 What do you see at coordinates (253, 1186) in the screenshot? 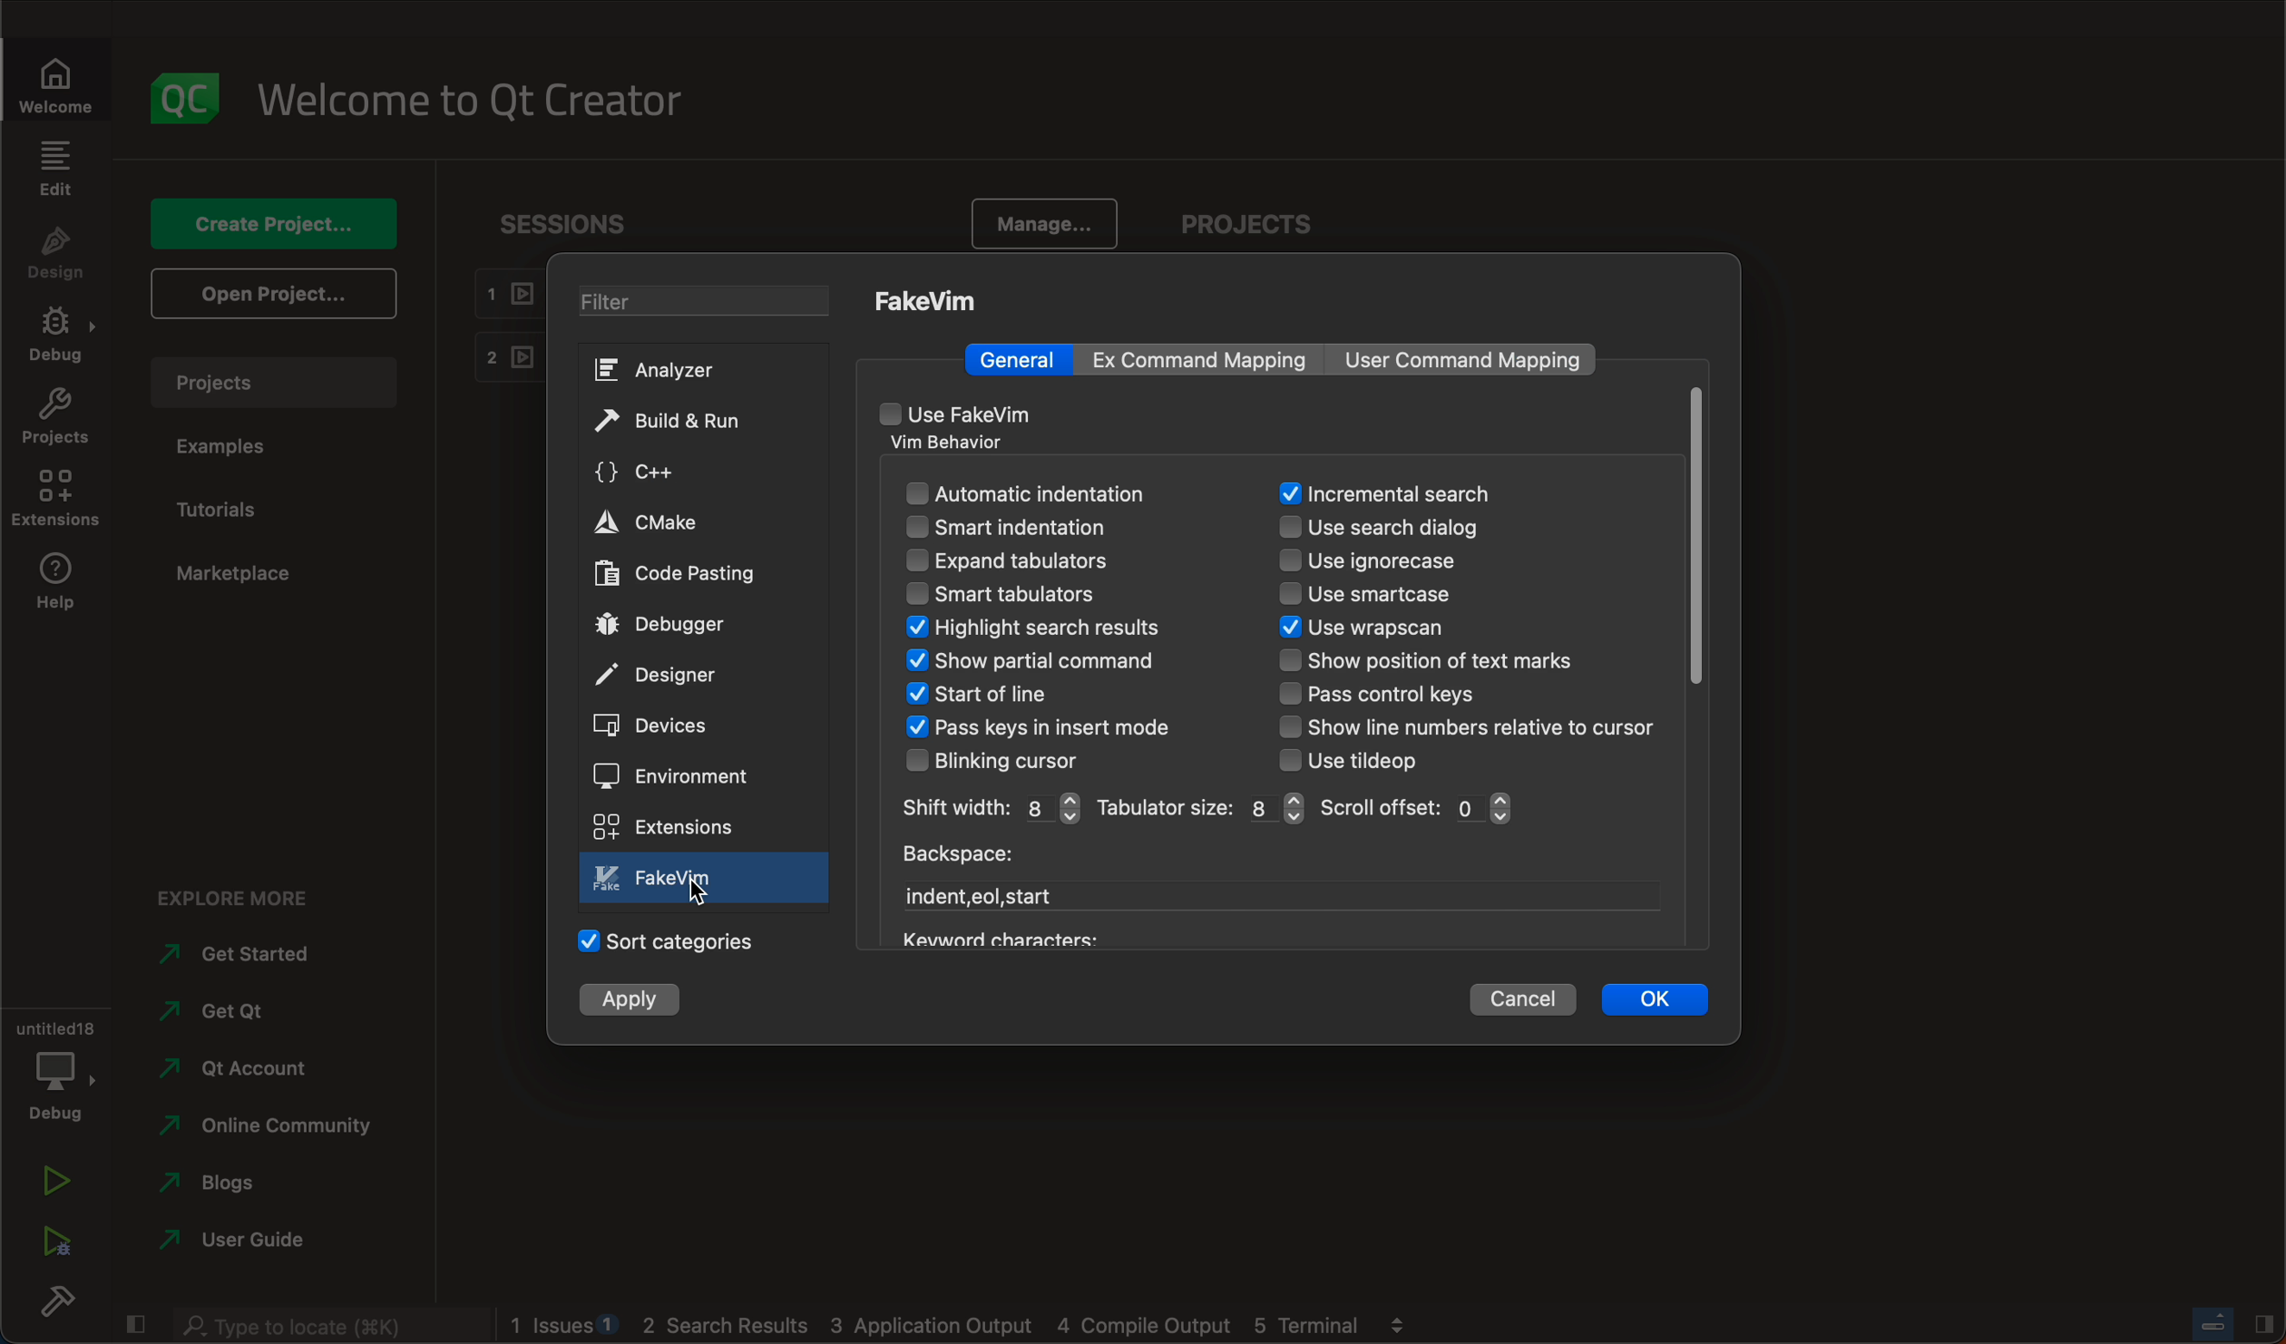
I see `blogs` at bounding box center [253, 1186].